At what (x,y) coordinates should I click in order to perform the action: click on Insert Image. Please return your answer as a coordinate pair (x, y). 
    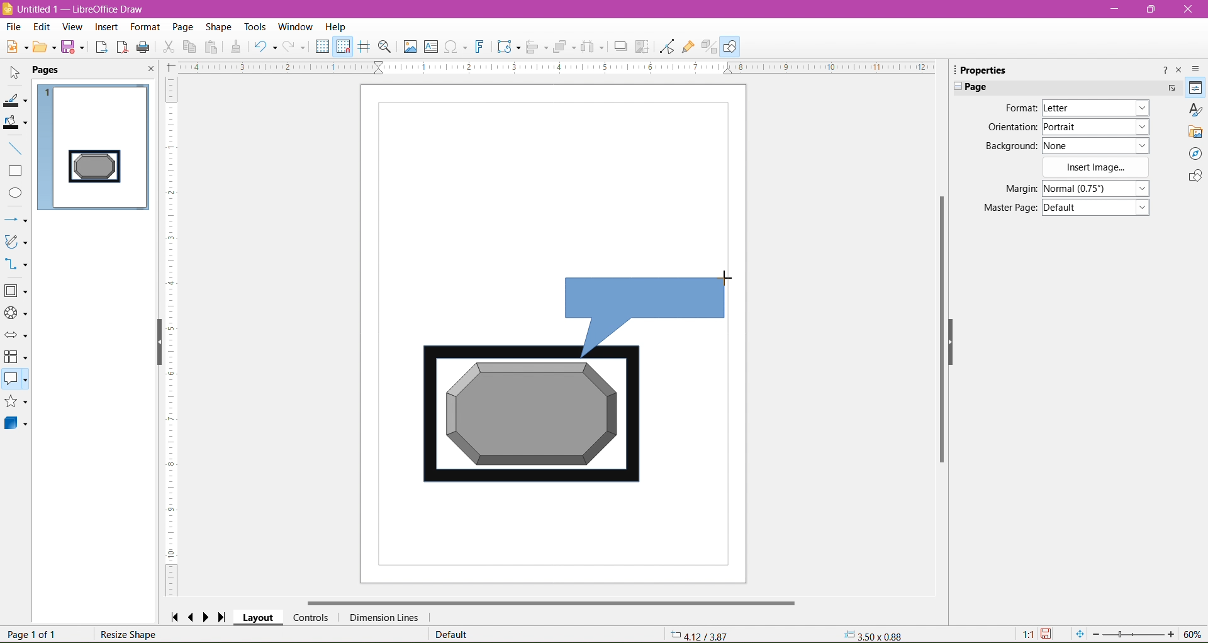
    Looking at the image, I should click on (408, 47).